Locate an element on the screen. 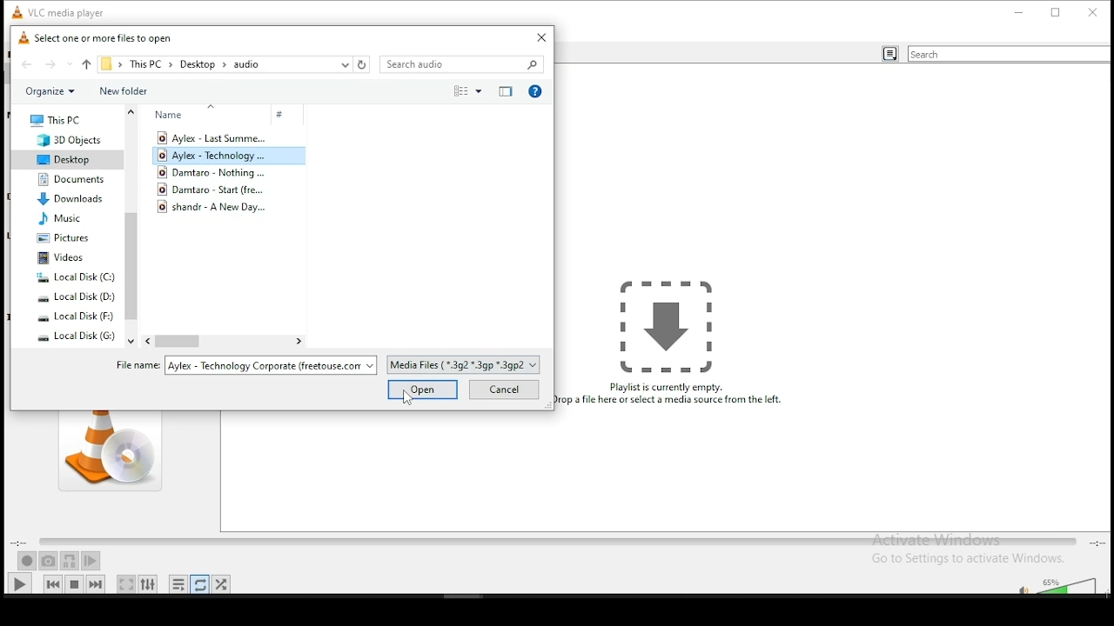 This screenshot has height=626, width=1114. close window is located at coordinates (539, 38).